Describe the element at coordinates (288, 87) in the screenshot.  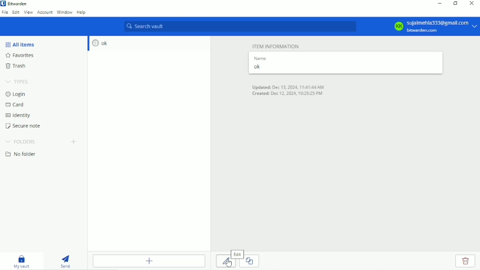
I see `Updated: Dec 13, 2024, 11:41:44 AM` at that location.